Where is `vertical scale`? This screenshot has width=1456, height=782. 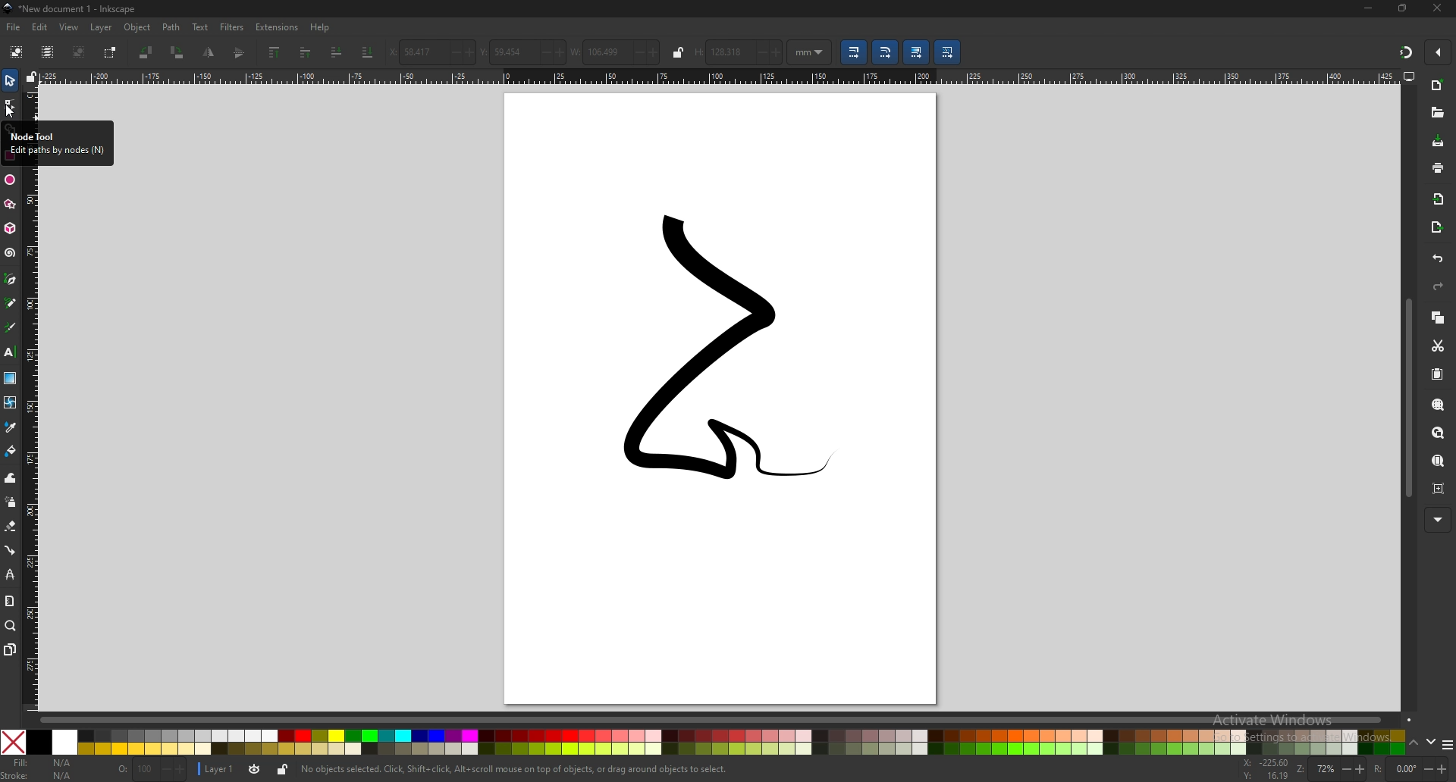
vertical scale is located at coordinates (30, 439).